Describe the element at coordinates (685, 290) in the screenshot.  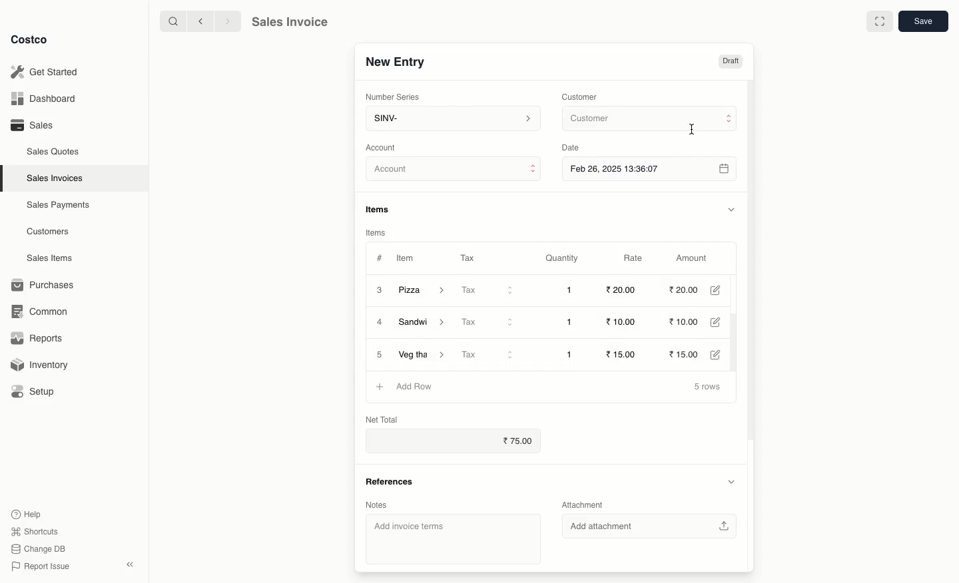
I see `20.00` at that location.